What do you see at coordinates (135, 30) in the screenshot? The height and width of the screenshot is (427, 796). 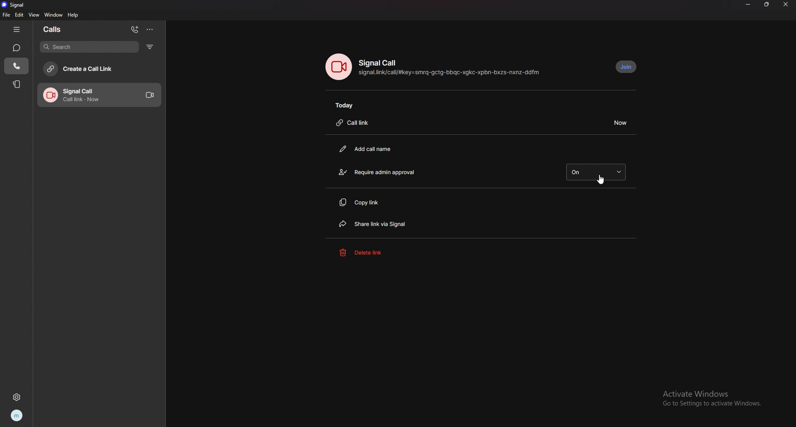 I see `add call` at bounding box center [135, 30].